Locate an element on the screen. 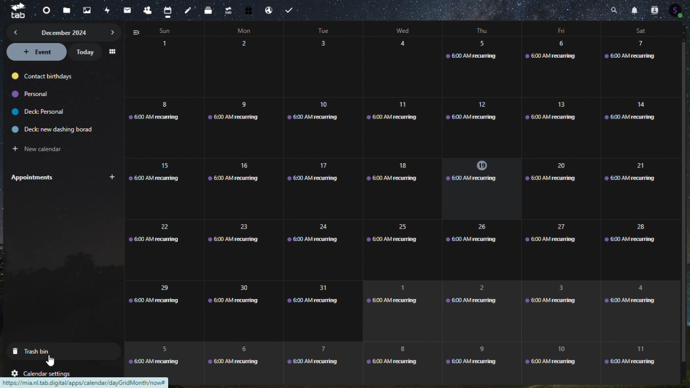  16 is located at coordinates (238, 188).